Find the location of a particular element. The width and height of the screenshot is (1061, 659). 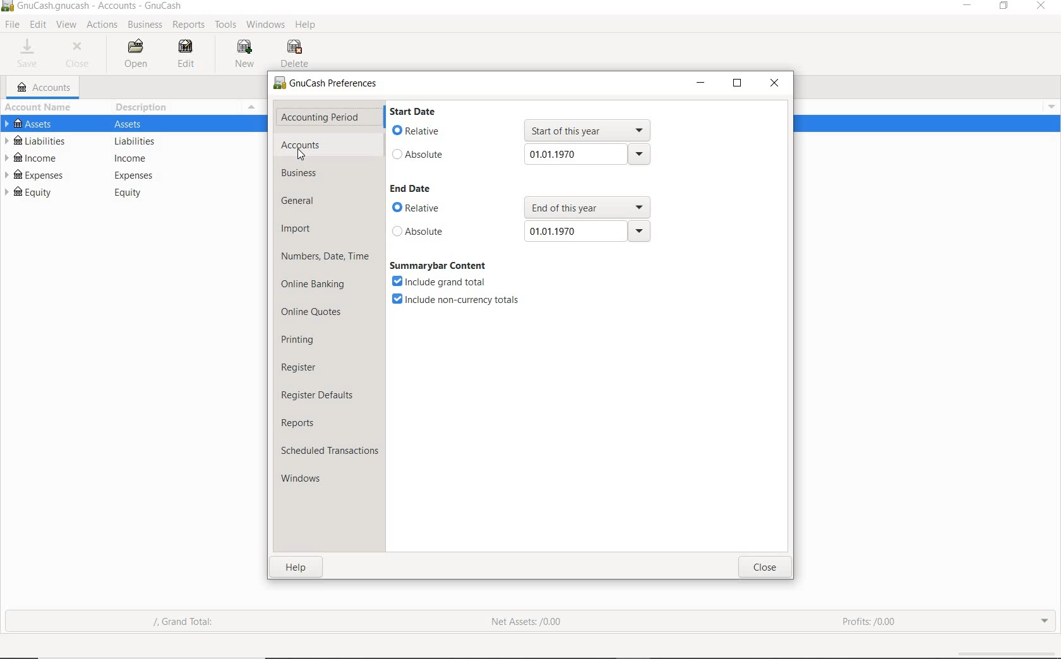

system name is located at coordinates (100, 7).